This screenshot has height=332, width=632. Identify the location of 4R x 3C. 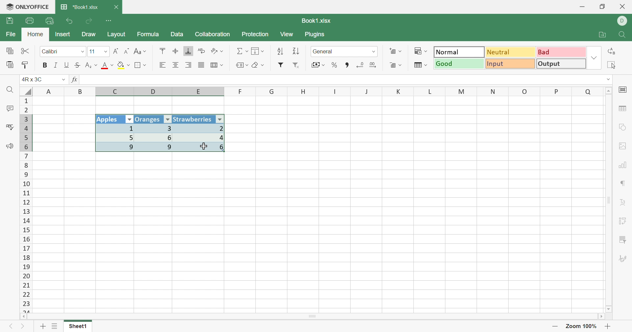
(34, 79).